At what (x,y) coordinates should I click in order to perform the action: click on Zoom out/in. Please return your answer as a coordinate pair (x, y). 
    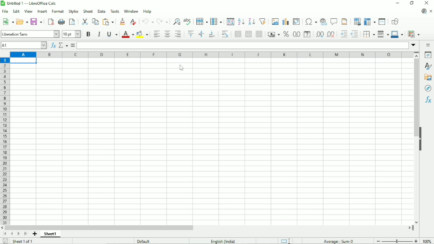
    Looking at the image, I should click on (397, 241).